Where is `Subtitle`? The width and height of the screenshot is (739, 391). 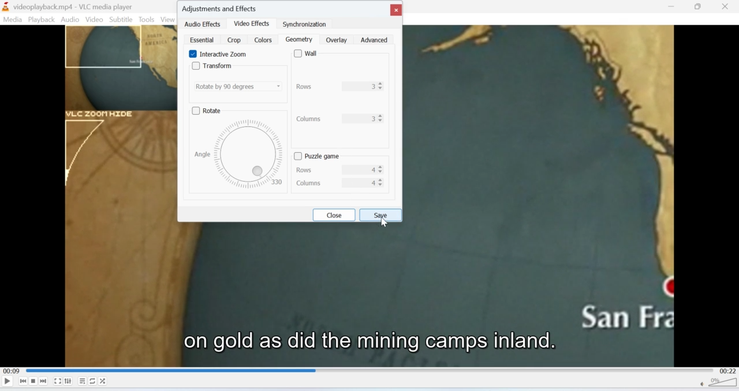 Subtitle is located at coordinates (121, 19).